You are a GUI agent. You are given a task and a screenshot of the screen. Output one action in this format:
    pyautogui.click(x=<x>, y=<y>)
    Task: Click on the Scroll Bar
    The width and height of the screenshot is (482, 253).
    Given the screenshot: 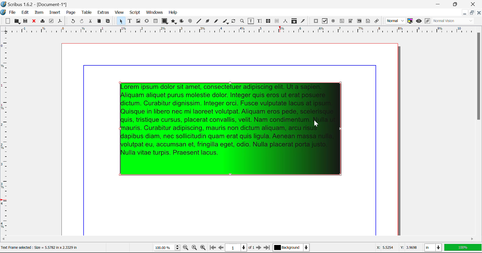 What is the action you would take?
    pyautogui.click(x=238, y=239)
    